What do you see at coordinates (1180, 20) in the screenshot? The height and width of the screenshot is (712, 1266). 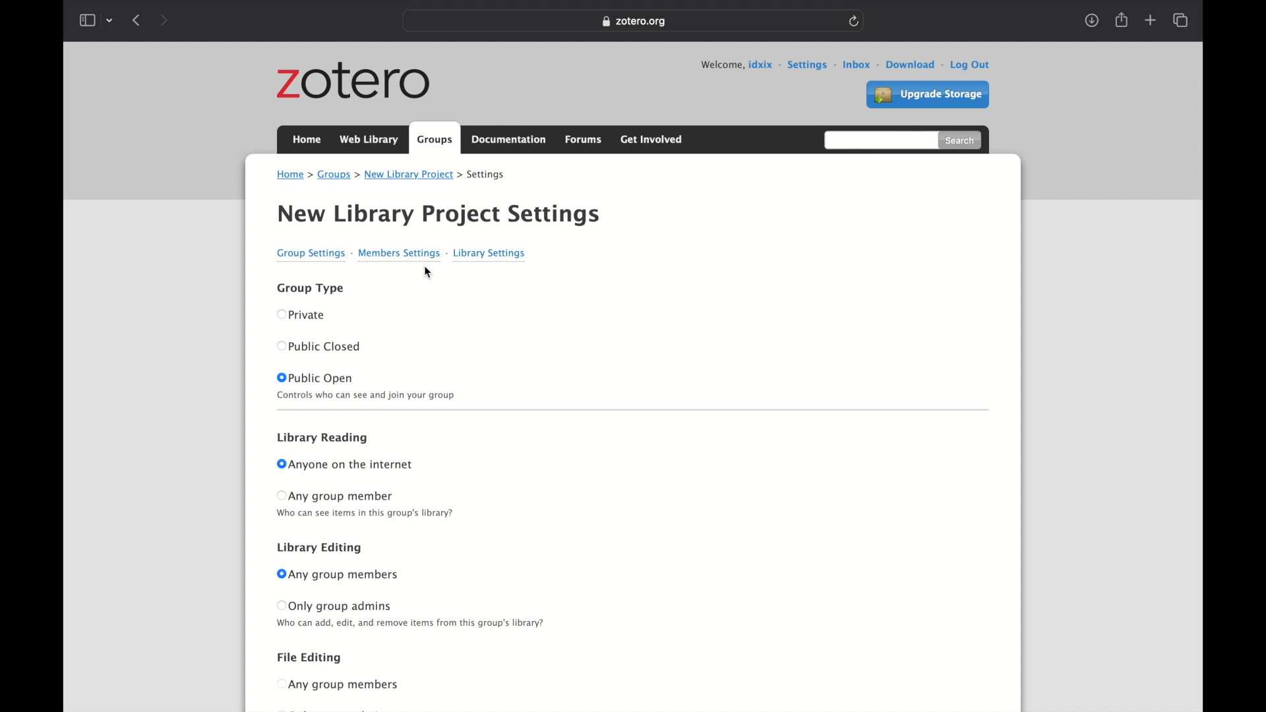 I see `show tab overview` at bounding box center [1180, 20].